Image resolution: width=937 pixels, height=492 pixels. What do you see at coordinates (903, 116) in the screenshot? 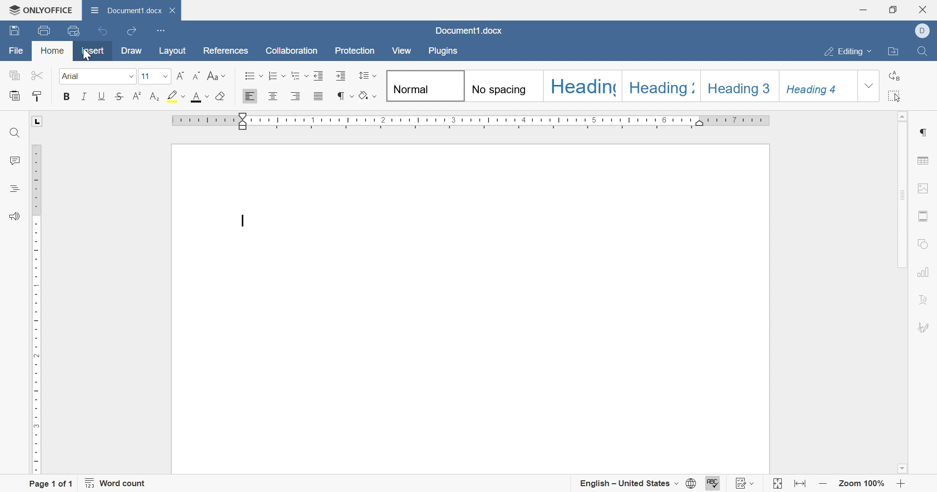
I see `Scroll up` at bounding box center [903, 116].